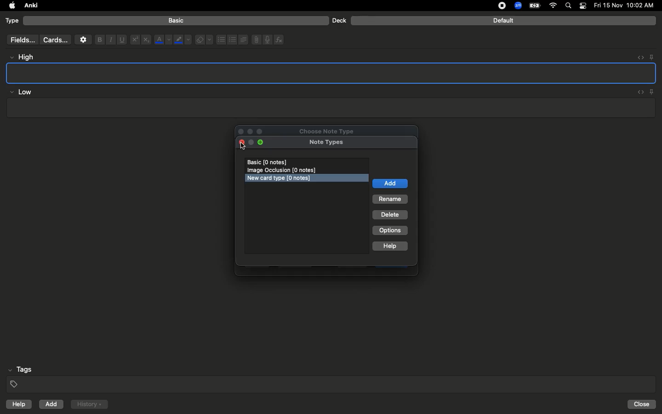 This screenshot has height=414, width=662. Describe the element at coordinates (204, 40) in the screenshot. I see `Eraser` at that location.